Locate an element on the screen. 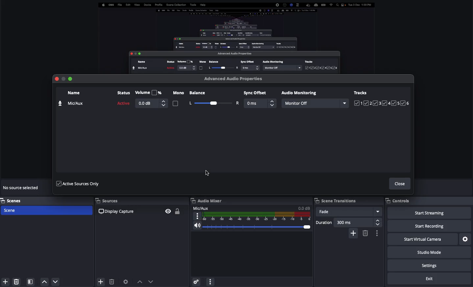 This screenshot has width=473, height=287. Mic/aux is located at coordinates (252, 213).